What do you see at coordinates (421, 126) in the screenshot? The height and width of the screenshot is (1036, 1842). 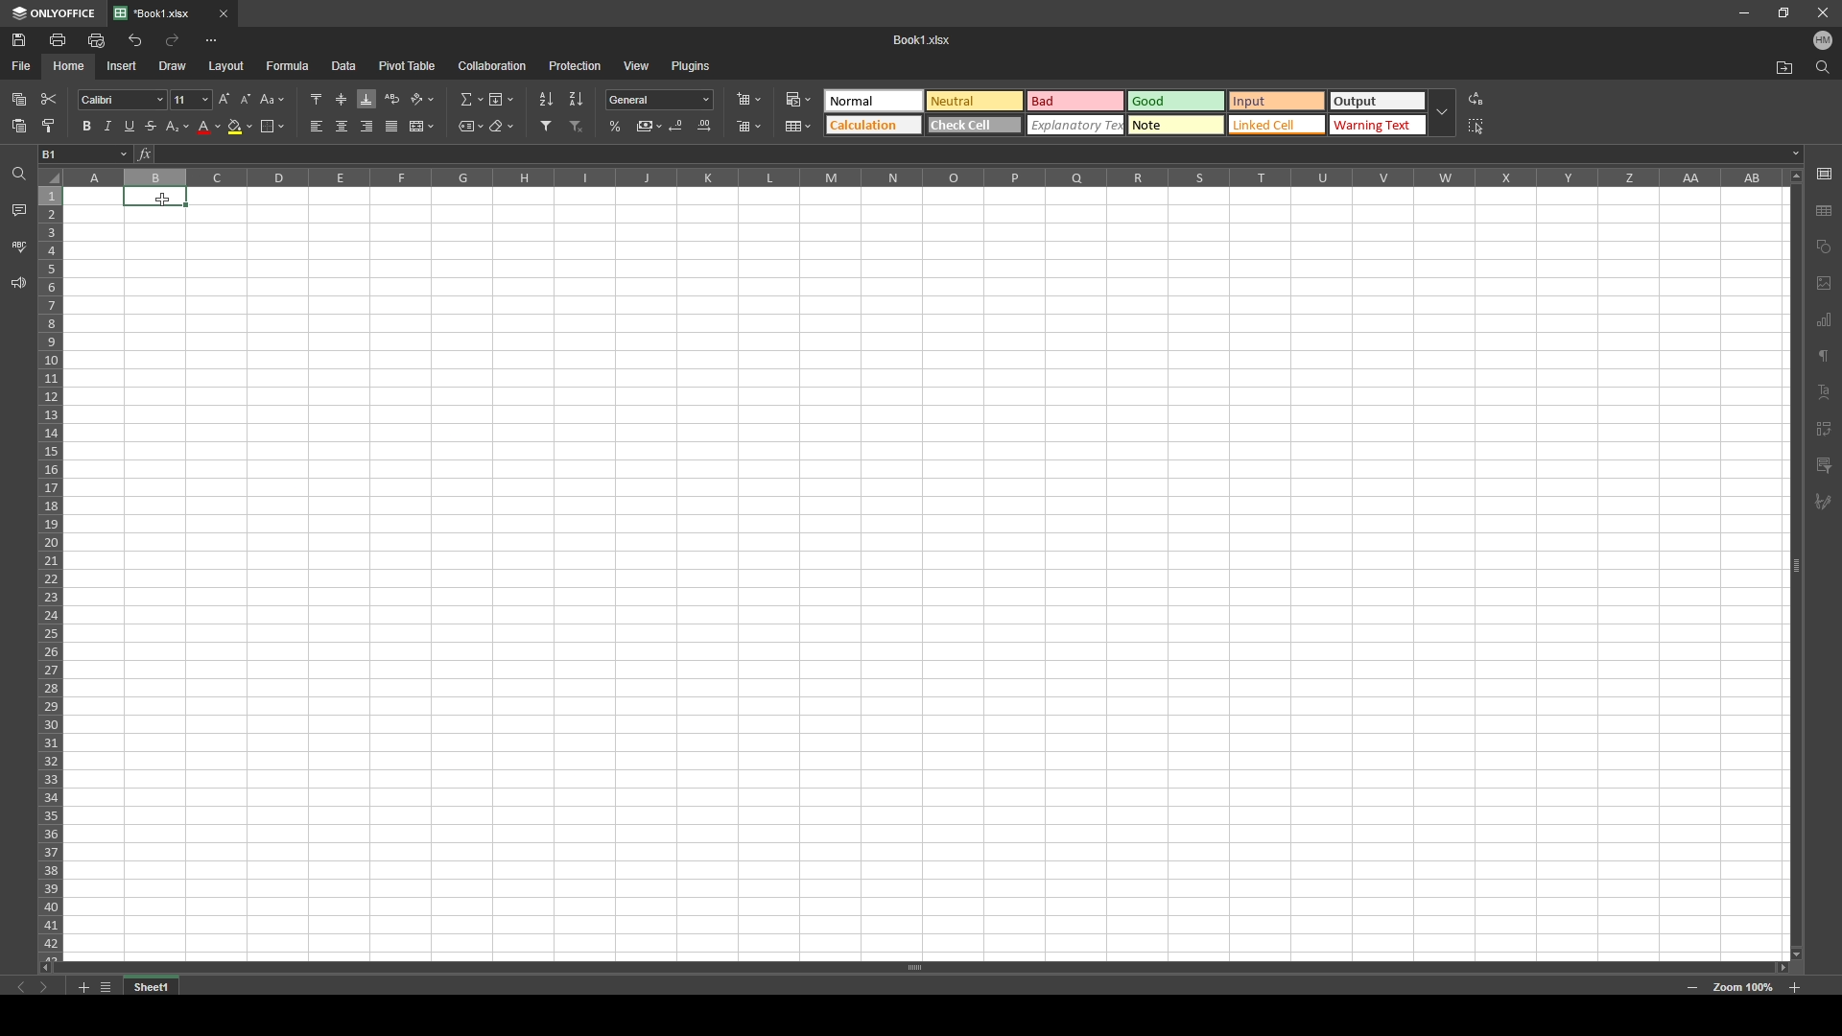 I see `merge and center` at bounding box center [421, 126].